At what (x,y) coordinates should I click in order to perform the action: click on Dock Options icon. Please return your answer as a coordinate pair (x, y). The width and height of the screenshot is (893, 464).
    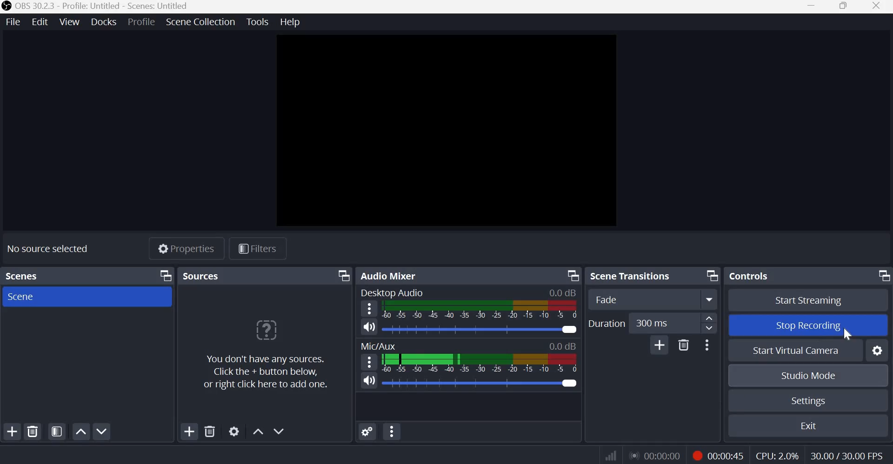
    Looking at the image, I should click on (342, 275).